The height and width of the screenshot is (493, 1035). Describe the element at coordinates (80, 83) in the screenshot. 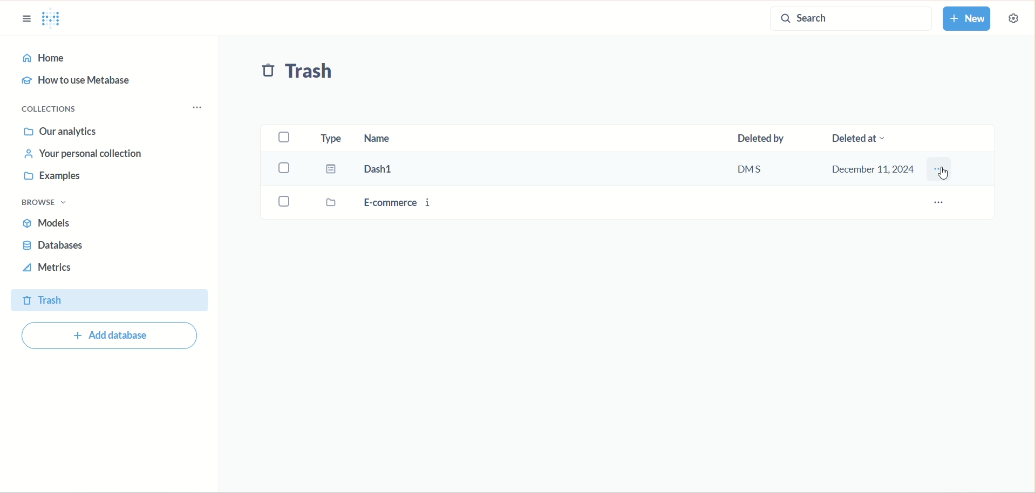

I see `how to use metabase` at that location.